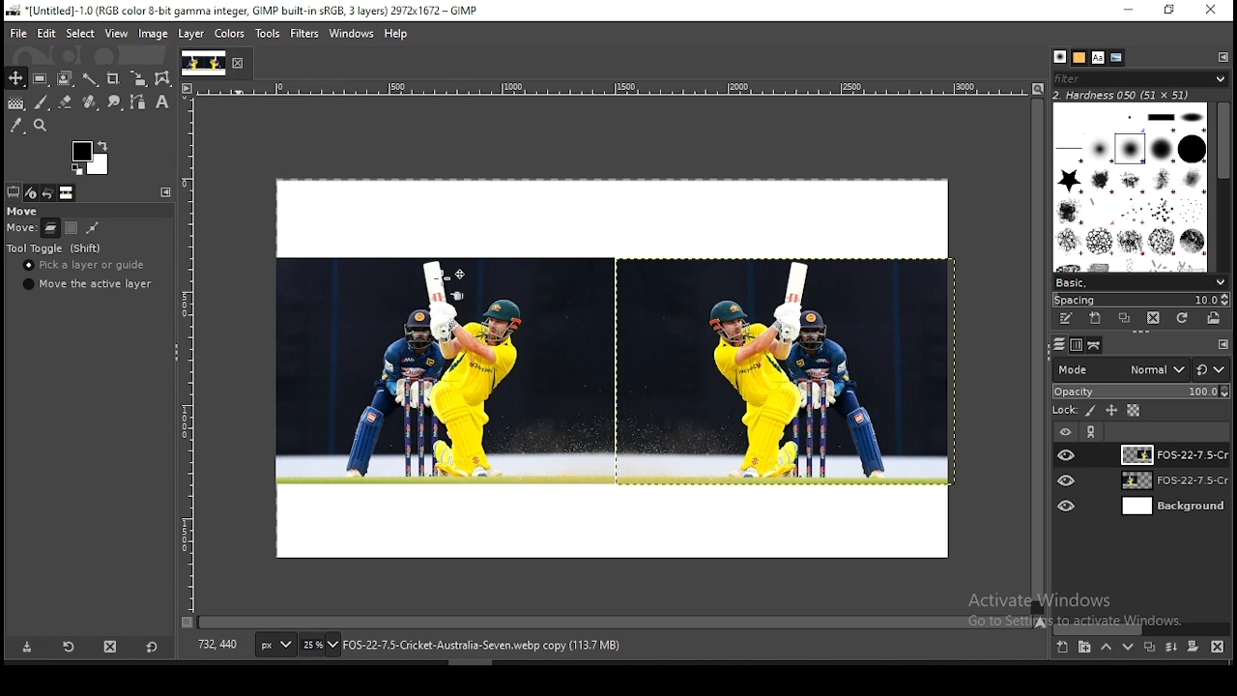  Describe the element at coordinates (1068, 504) in the screenshot. I see `layer visibility on/off` at that location.